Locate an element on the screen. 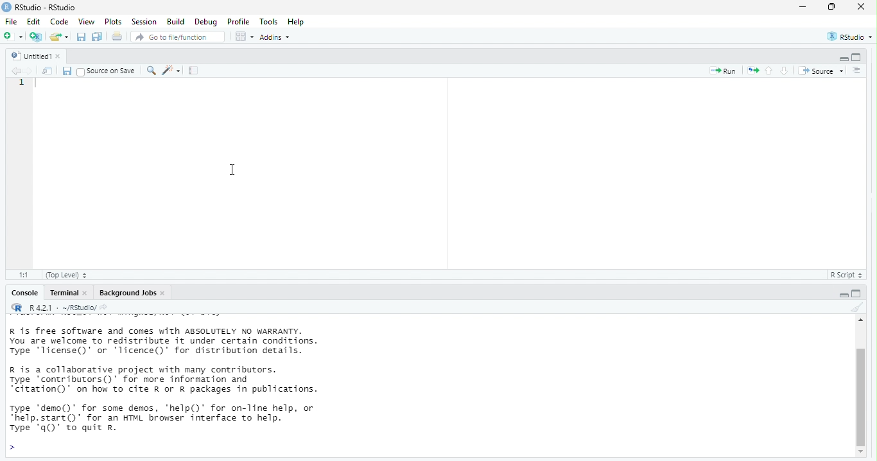 The height and width of the screenshot is (461, 877). information about contributors is located at coordinates (167, 414).